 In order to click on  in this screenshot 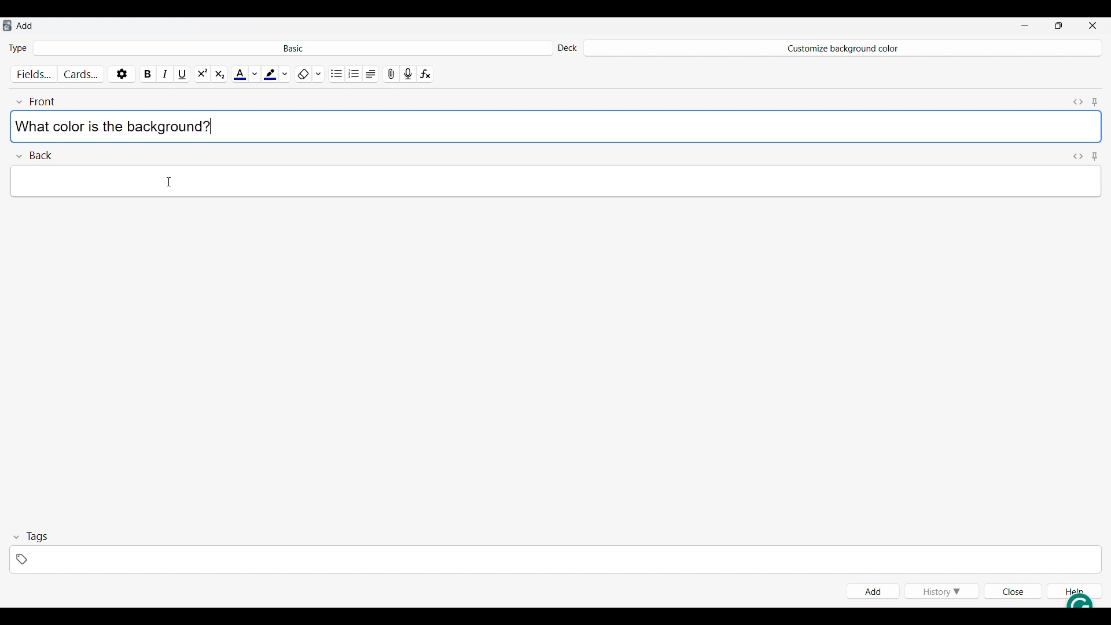, I will do `click(1014, 591)`.